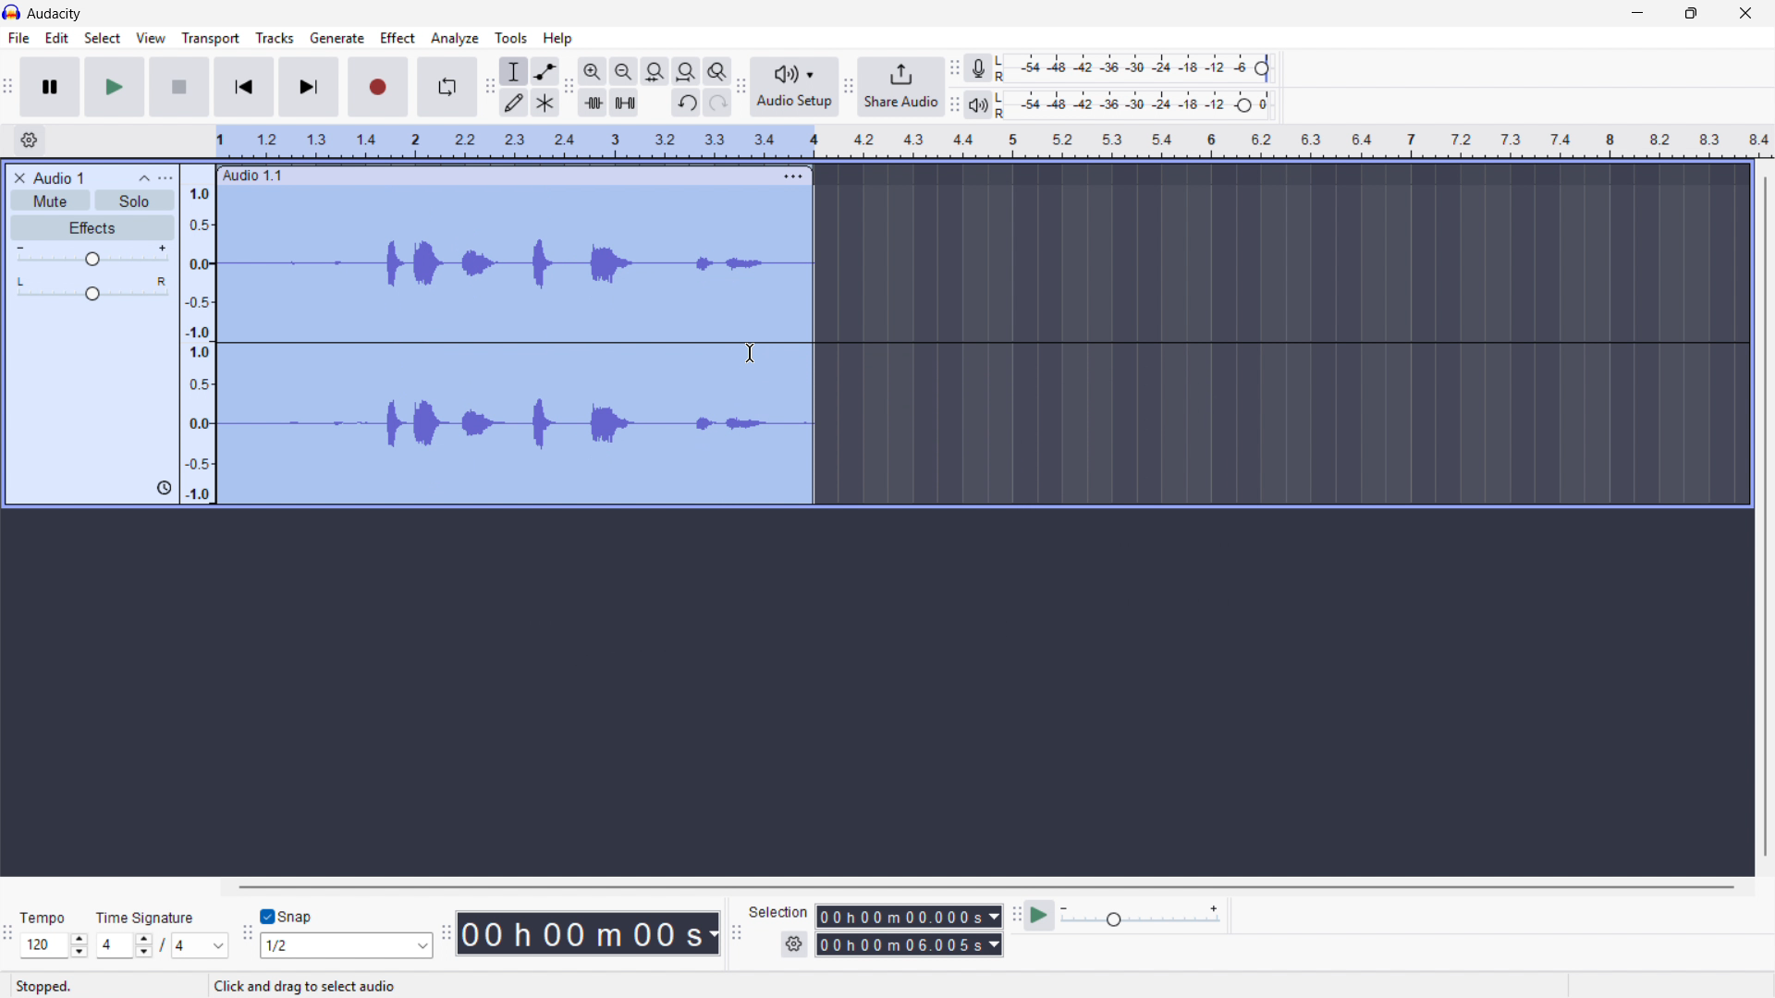 The width and height of the screenshot is (1775, 998). Describe the element at coordinates (980, 105) in the screenshot. I see `Playback metre` at that location.